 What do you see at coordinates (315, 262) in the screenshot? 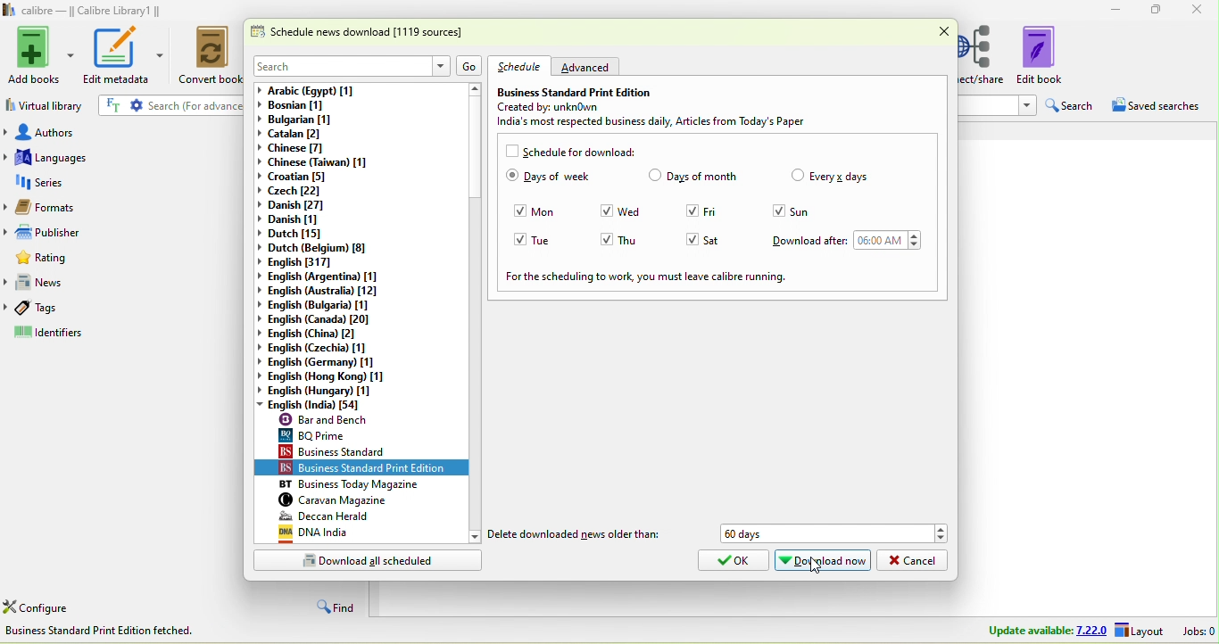
I see `english[317]` at bounding box center [315, 262].